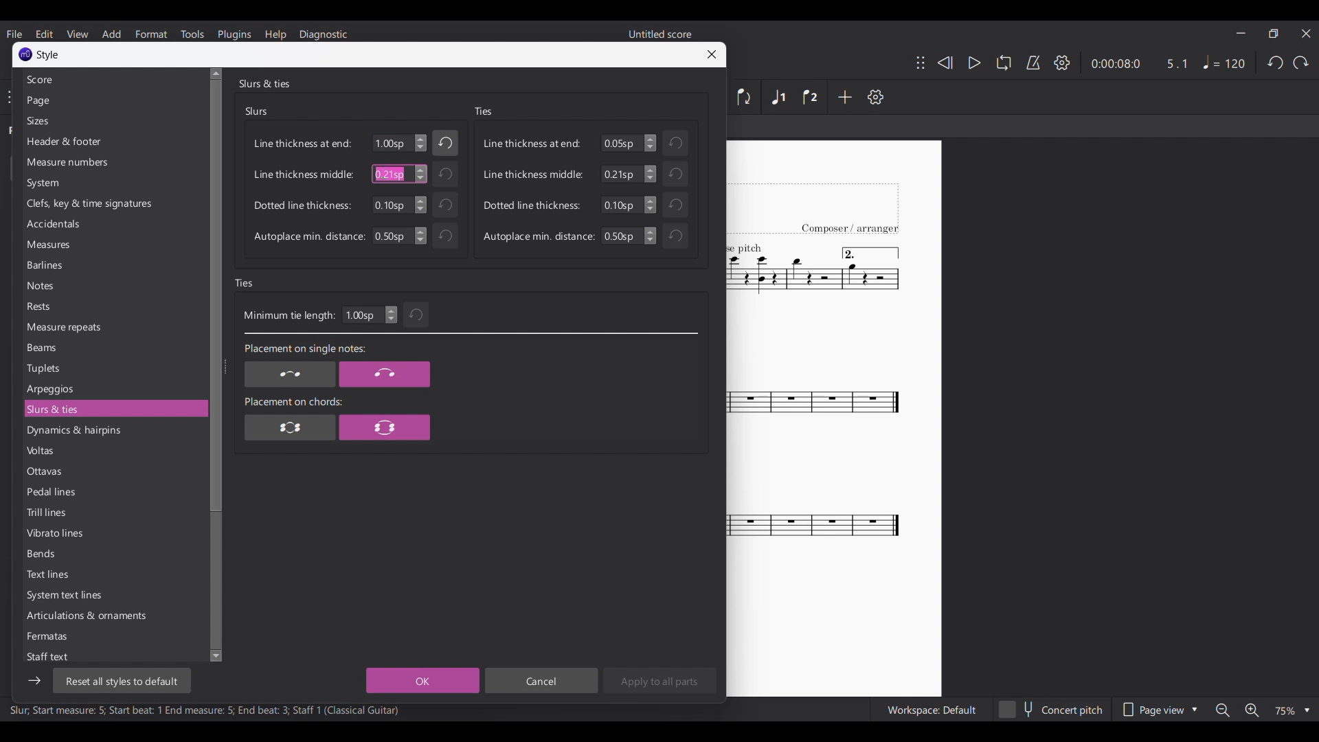  What do you see at coordinates (420, 236) in the screenshot?
I see `Increase/Decrease autoplace min. distance` at bounding box center [420, 236].